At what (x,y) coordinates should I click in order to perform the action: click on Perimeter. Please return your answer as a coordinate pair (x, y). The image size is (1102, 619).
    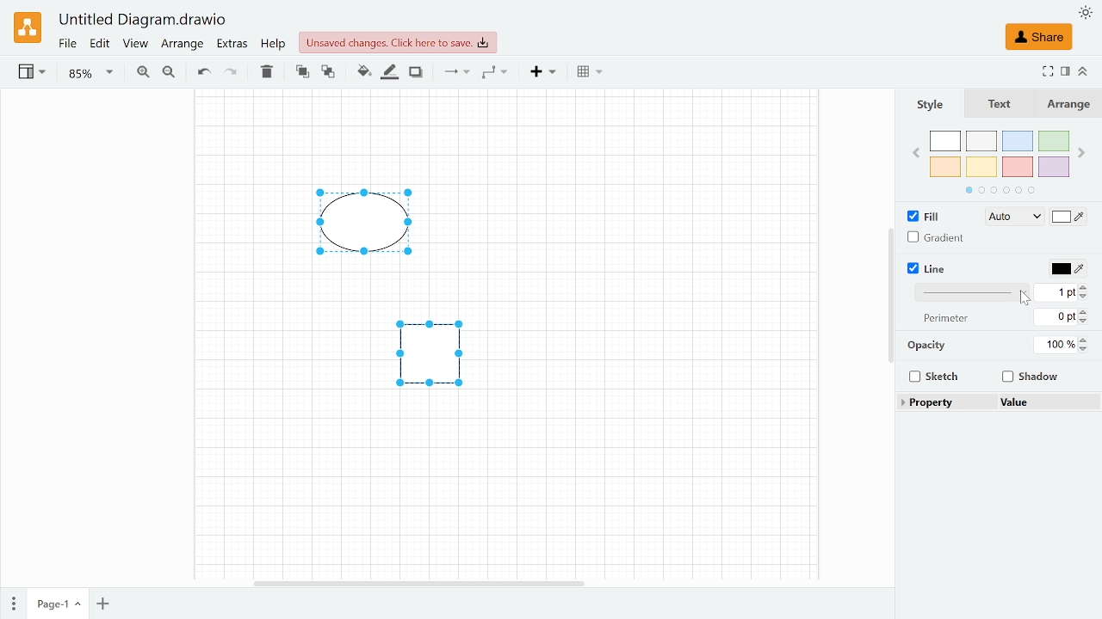
    Looking at the image, I should click on (1053, 318).